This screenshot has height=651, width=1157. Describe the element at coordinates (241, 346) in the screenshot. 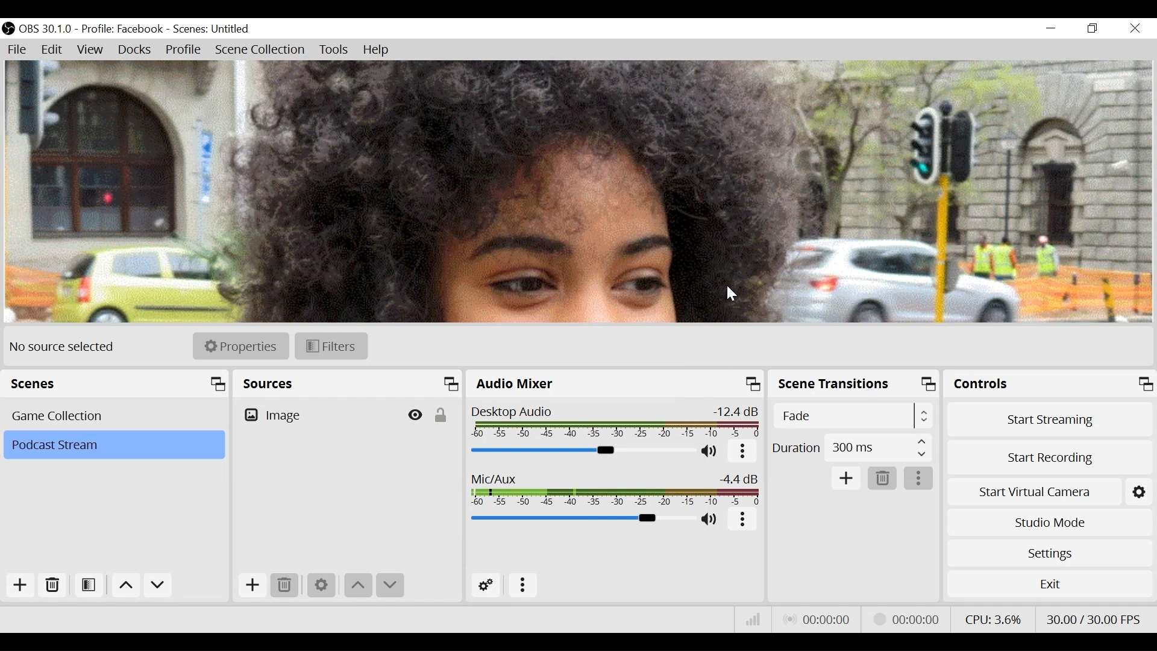

I see `Properties` at that location.